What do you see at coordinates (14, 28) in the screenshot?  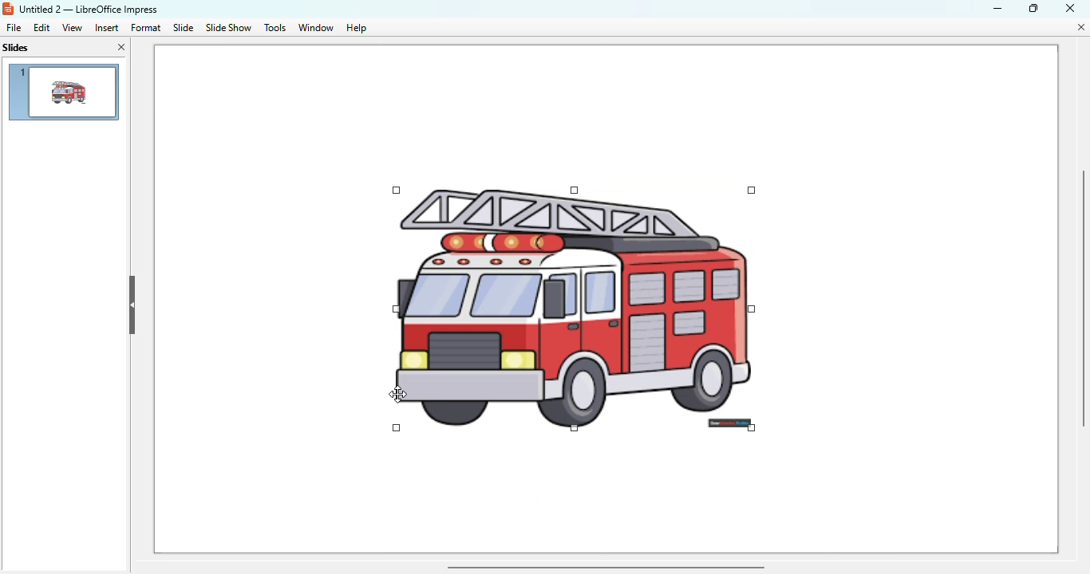 I see `file` at bounding box center [14, 28].